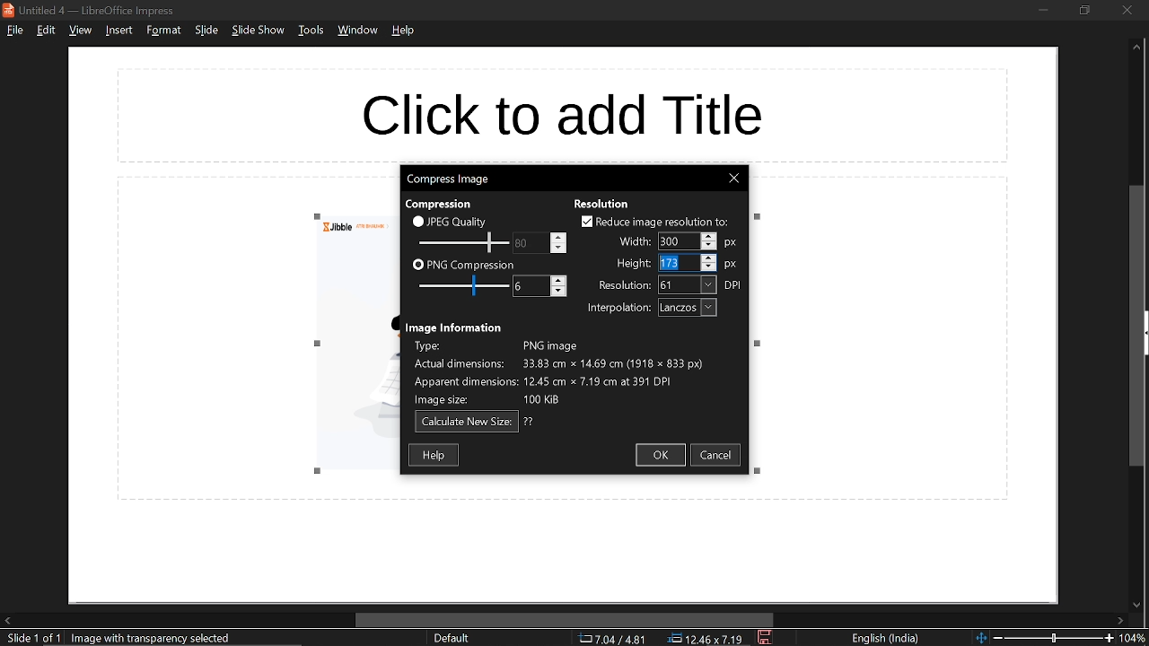  I want to click on move down, so click(1135, 603).